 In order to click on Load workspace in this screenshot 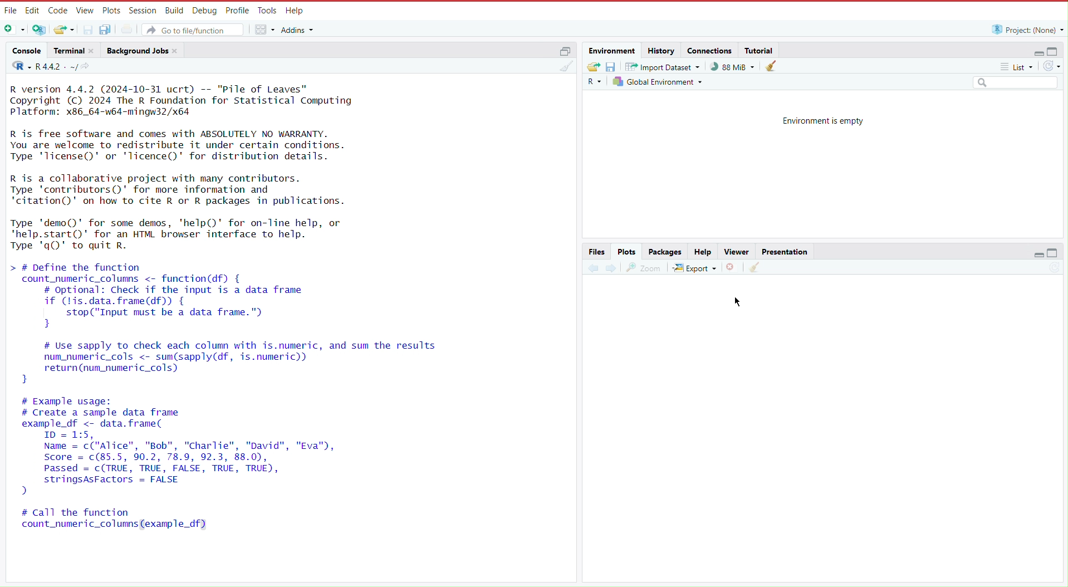, I will do `click(593, 66)`.